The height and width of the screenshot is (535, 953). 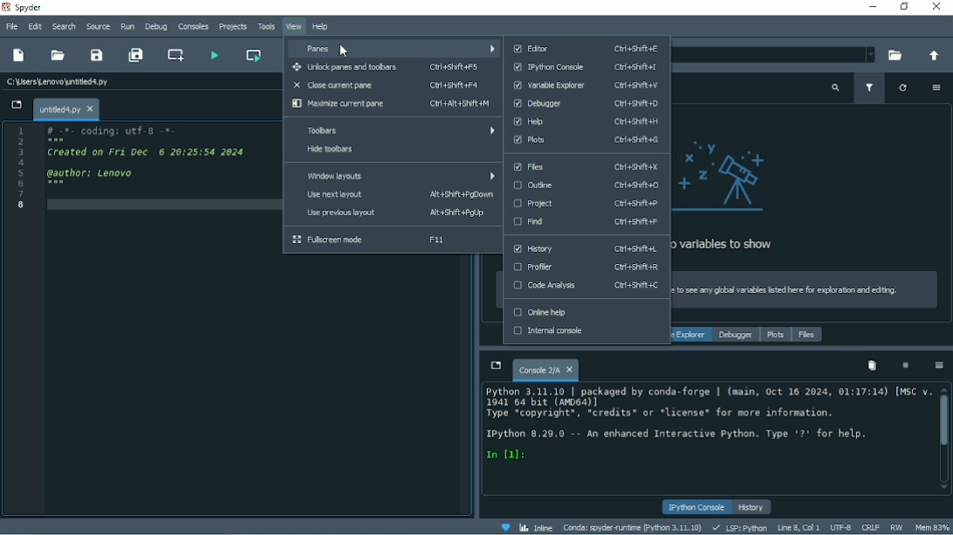 I want to click on History, so click(x=752, y=507).